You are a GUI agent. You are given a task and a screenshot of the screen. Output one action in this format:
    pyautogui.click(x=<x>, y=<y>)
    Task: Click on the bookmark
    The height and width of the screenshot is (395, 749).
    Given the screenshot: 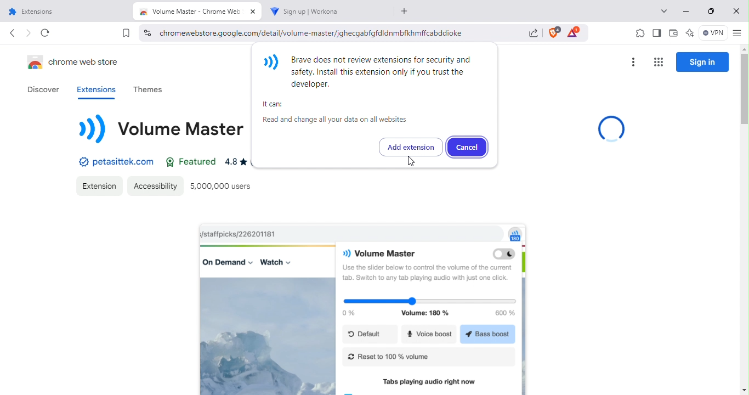 What is the action you would take?
    pyautogui.click(x=127, y=35)
    